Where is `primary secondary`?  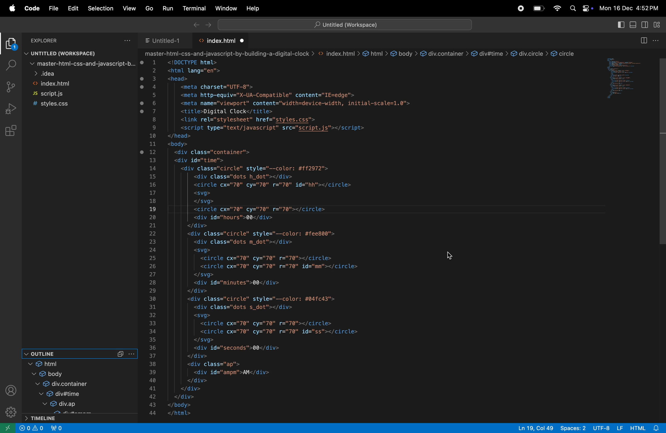 primary secondary is located at coordinates (647, 25).